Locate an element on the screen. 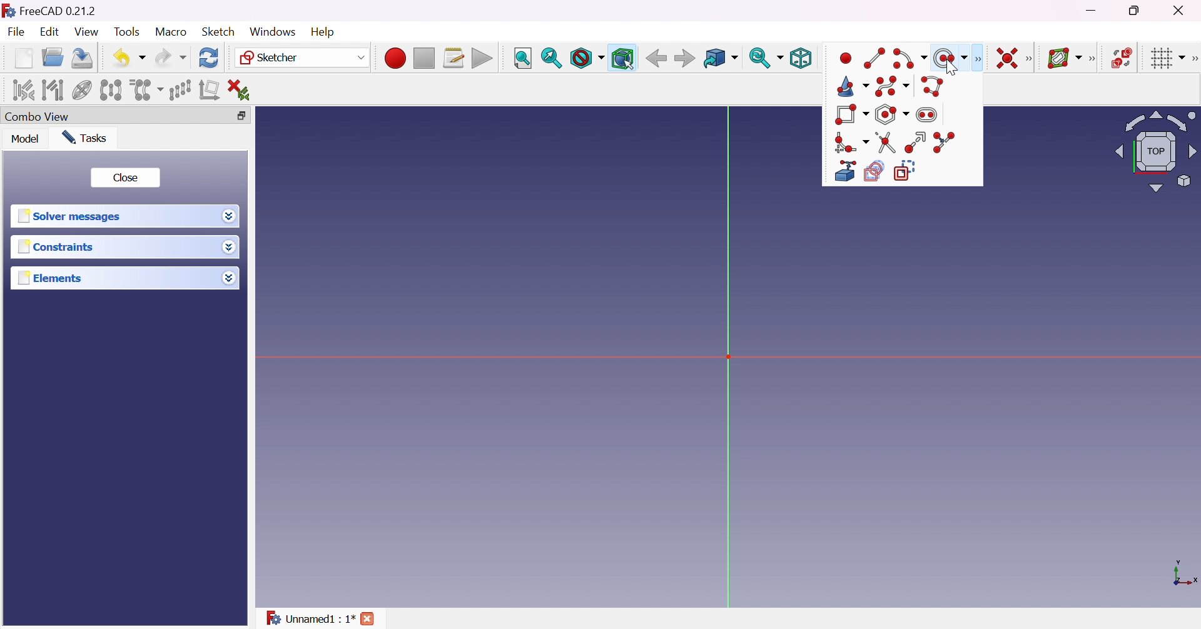 Image resolution: width=1201 pixels, height=629 pixels. Constrain coincident is located at coordinates (1006, 58).